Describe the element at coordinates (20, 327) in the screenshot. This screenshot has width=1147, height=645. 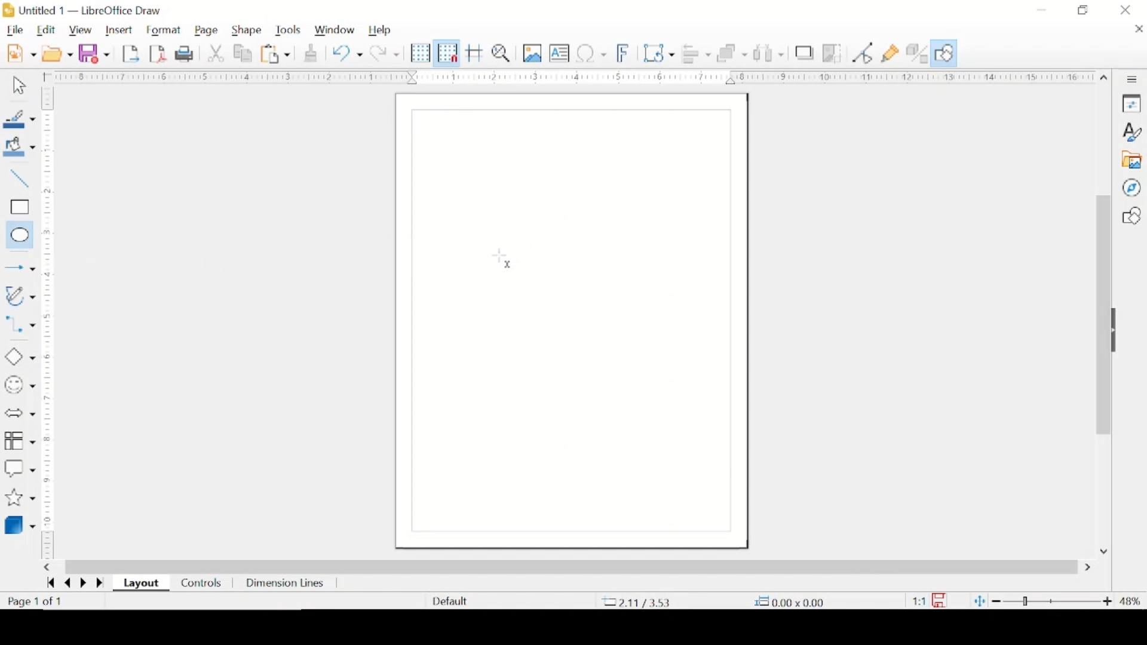
I see `connectors` at that location.